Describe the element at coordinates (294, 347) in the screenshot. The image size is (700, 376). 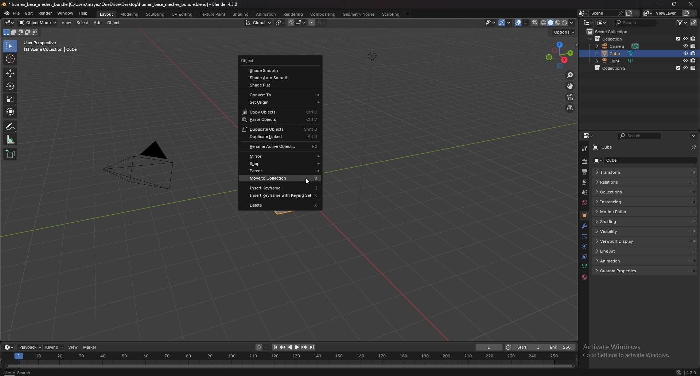
I see `play animation` at that location.